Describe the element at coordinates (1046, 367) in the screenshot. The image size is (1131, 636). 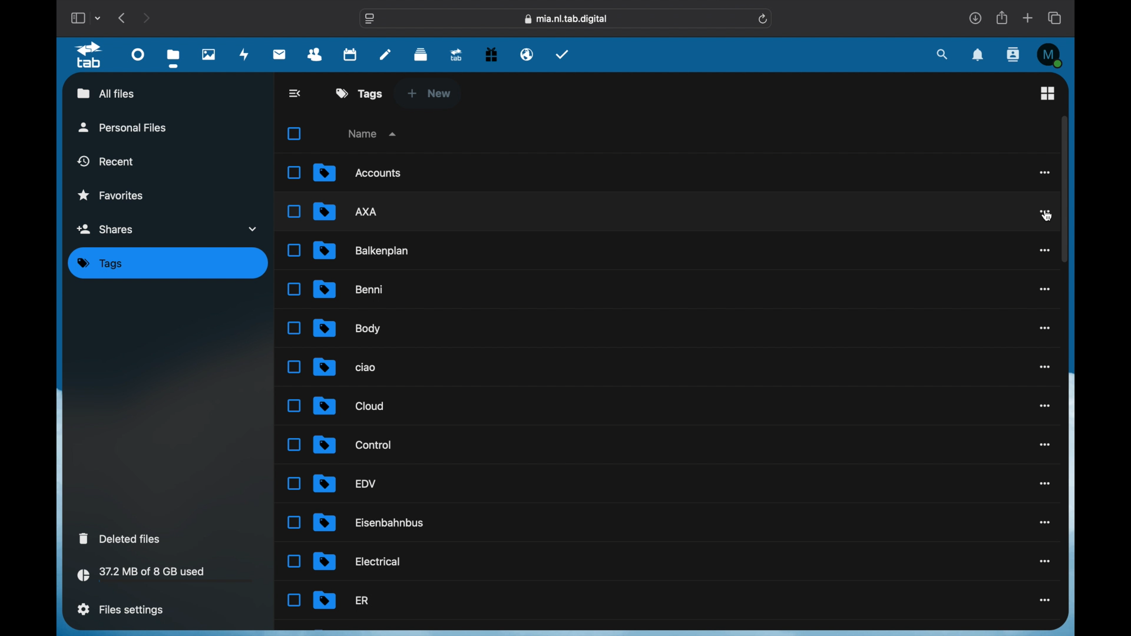
I see `more options` at that location.